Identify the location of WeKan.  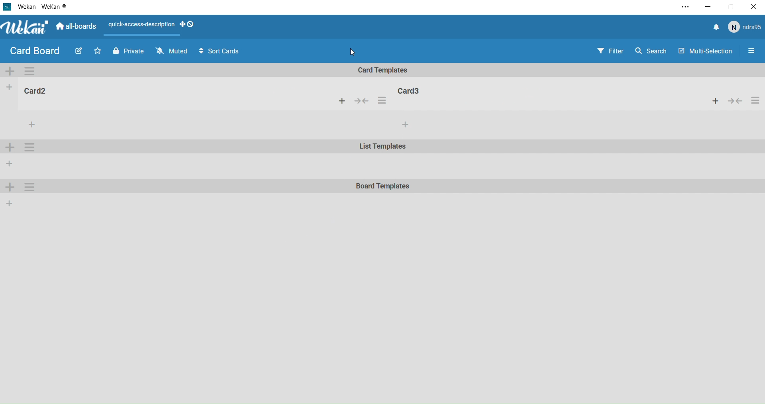
(25, 28).